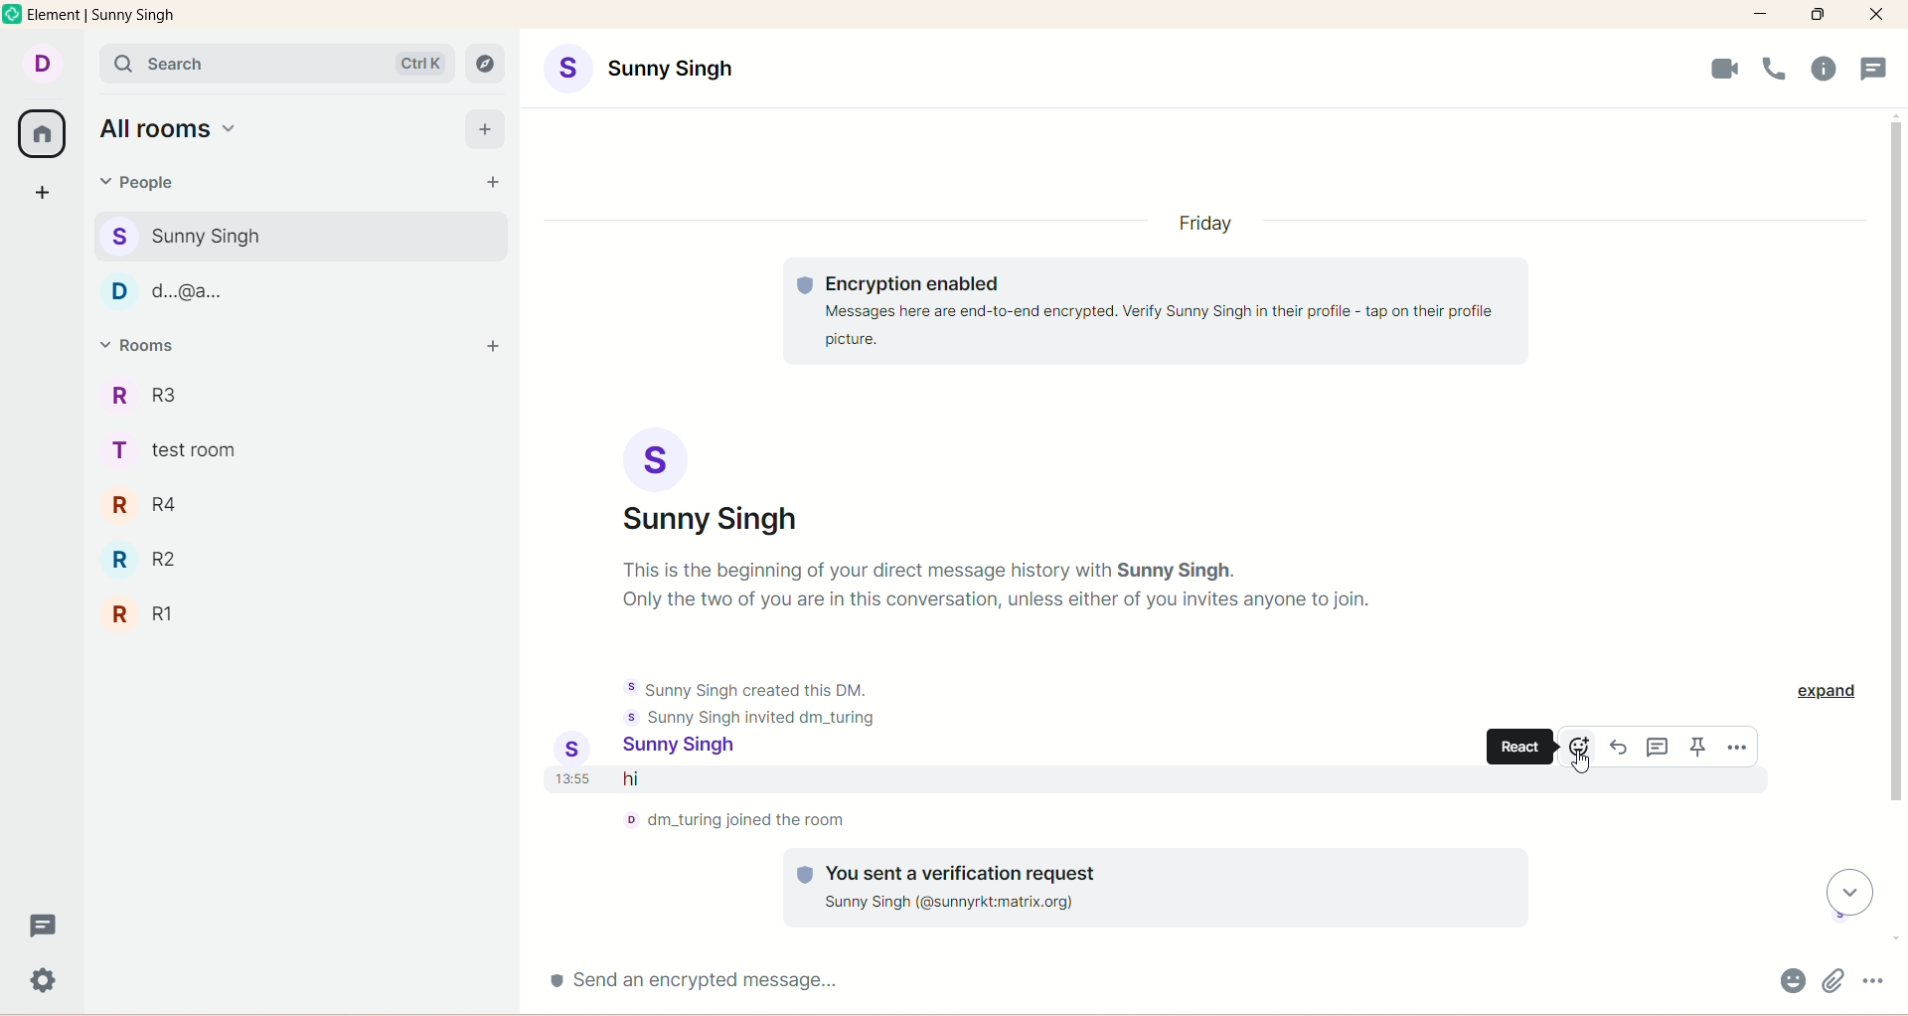  What do you see at coordinates (144, 345) in the screenshot?
I see `rooms` at bounding box center [144, 345].